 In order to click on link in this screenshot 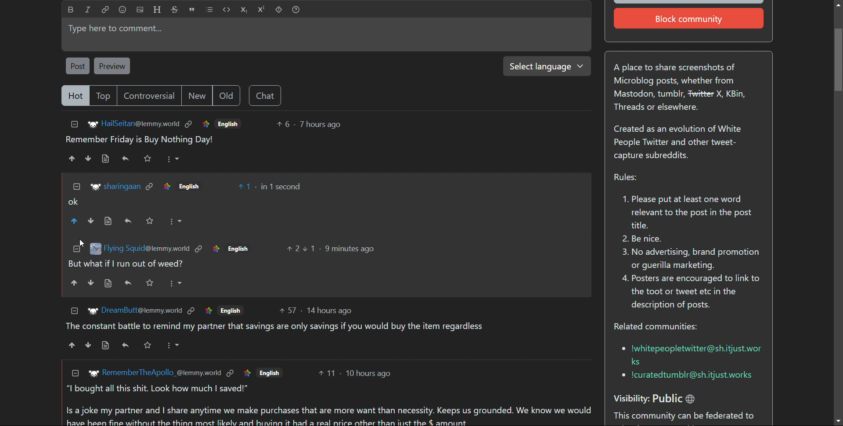, I will do `click(166, 187)`.